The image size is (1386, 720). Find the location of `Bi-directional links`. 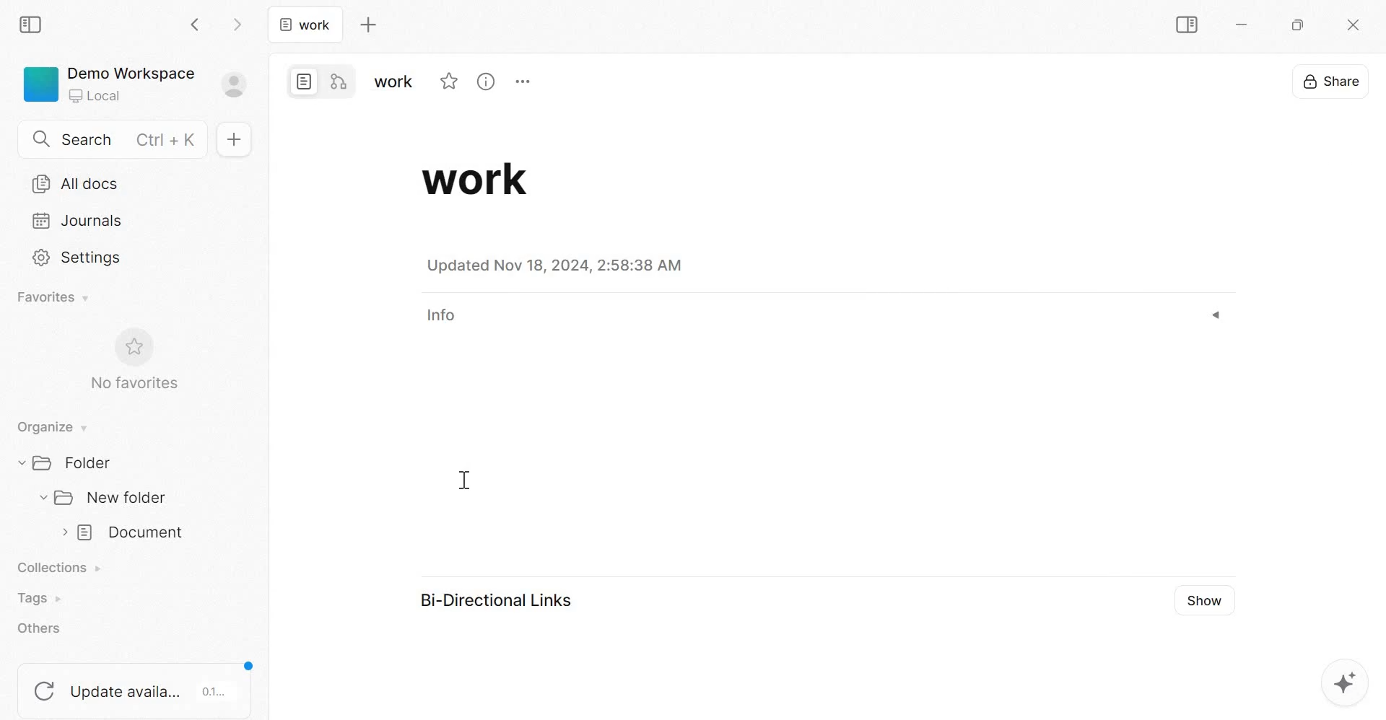

Bi-directional links is located at coordinates (492, 601).